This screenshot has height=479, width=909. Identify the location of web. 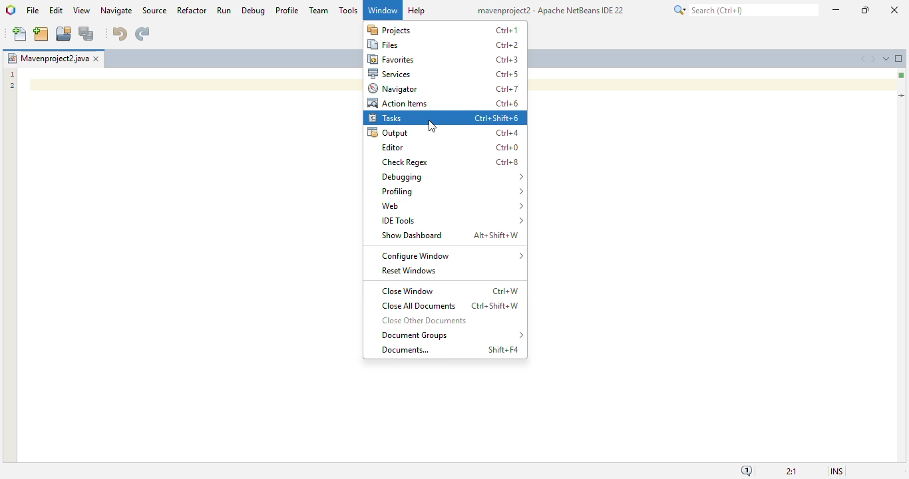
(453, 206).